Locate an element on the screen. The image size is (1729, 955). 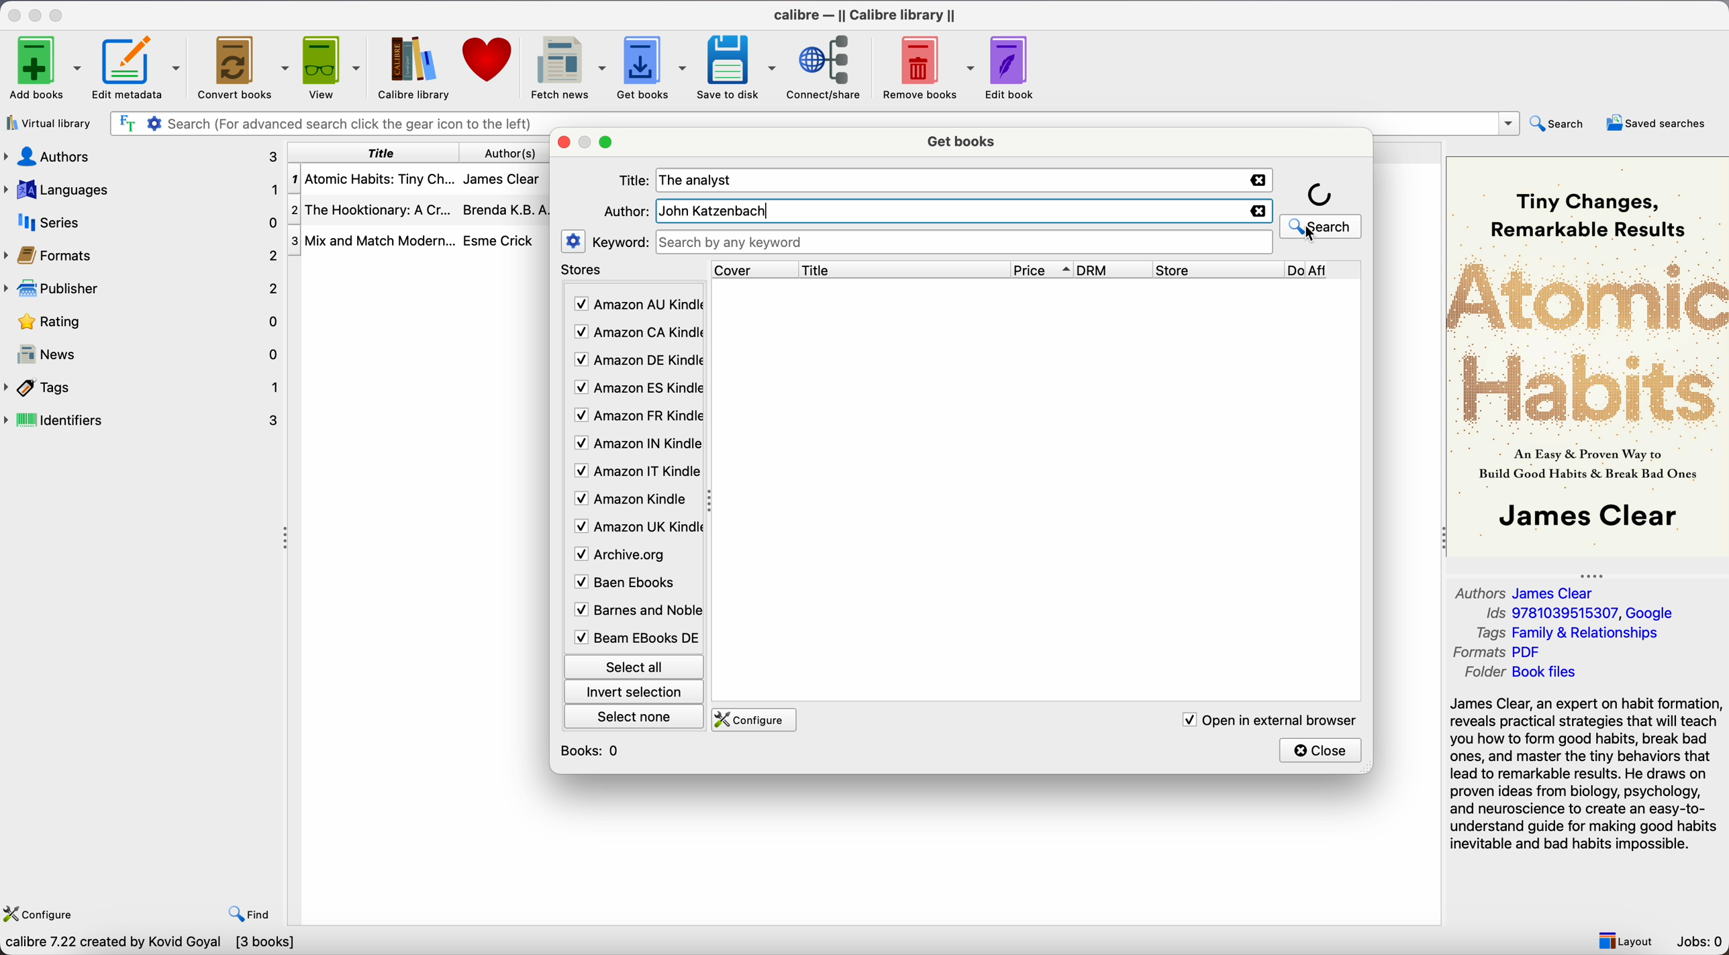
Baen Ebooks is located at coordinates (630, 585).